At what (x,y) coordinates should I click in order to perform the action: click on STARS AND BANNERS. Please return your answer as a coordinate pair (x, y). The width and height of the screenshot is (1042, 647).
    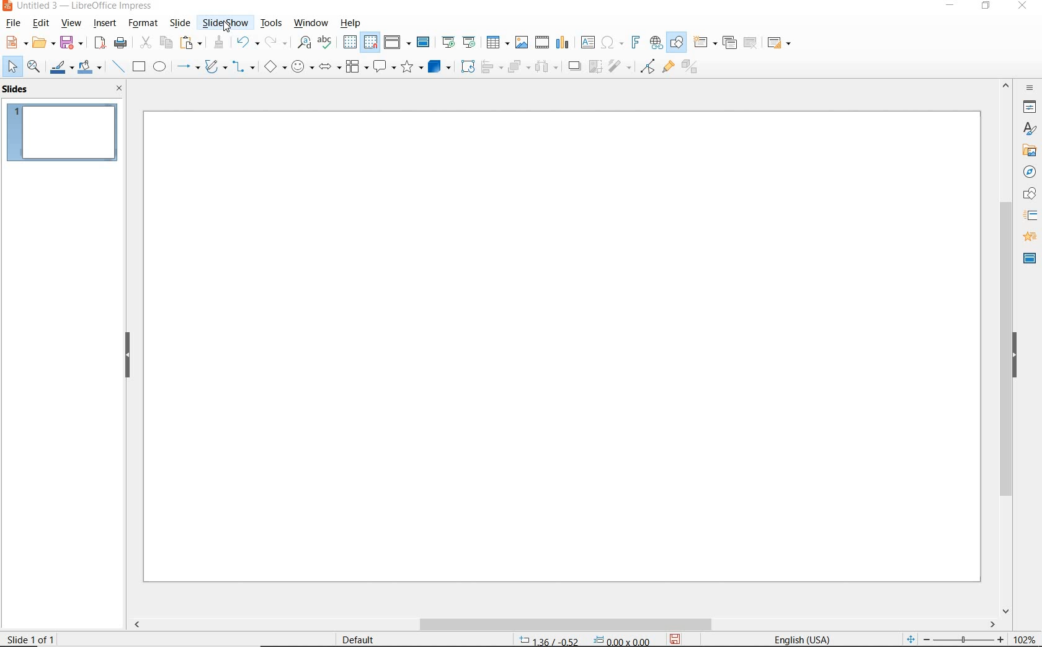
    Looking at the image, I should click on (409, 68).